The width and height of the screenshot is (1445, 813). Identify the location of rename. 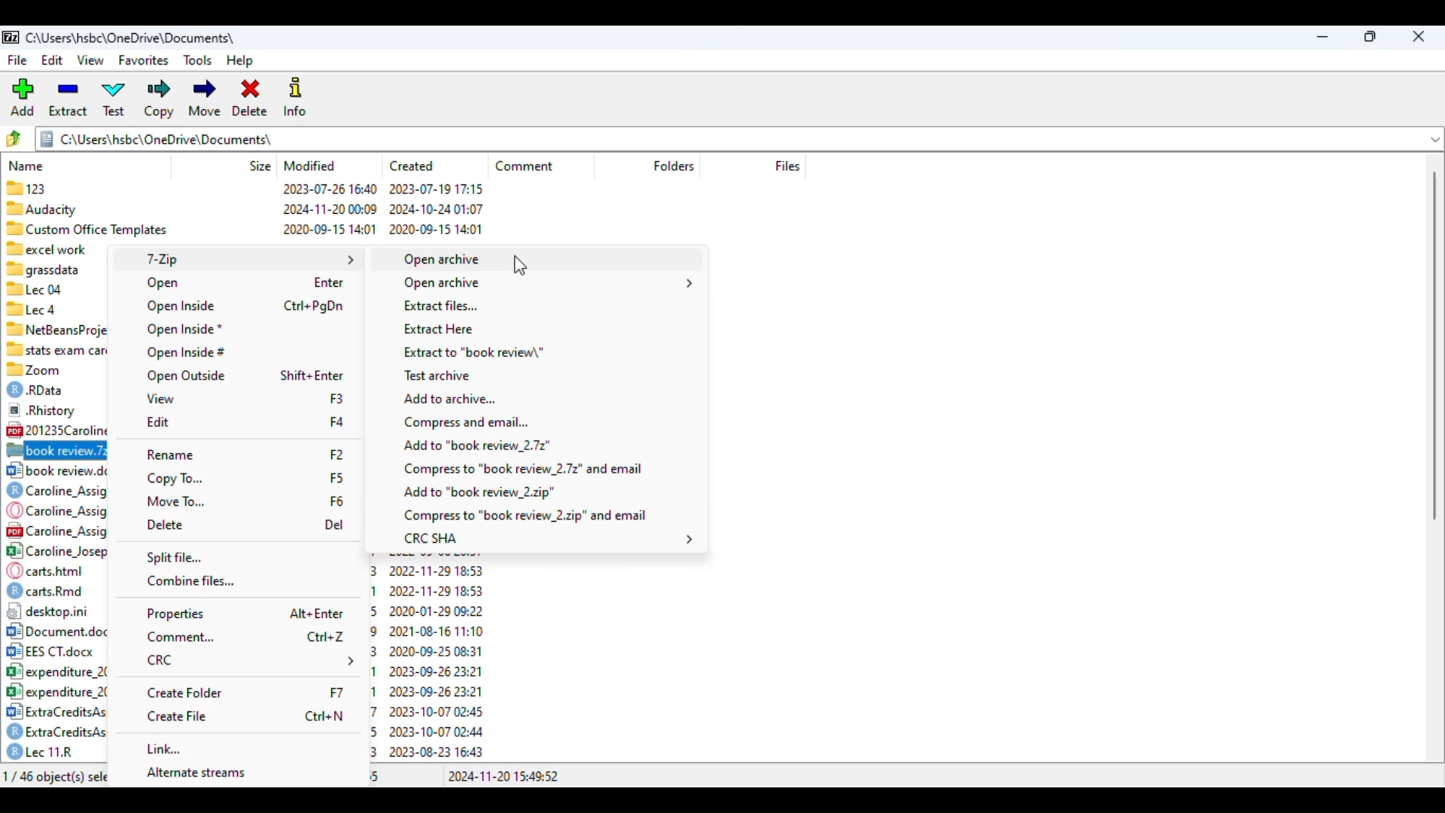
(172, 455).